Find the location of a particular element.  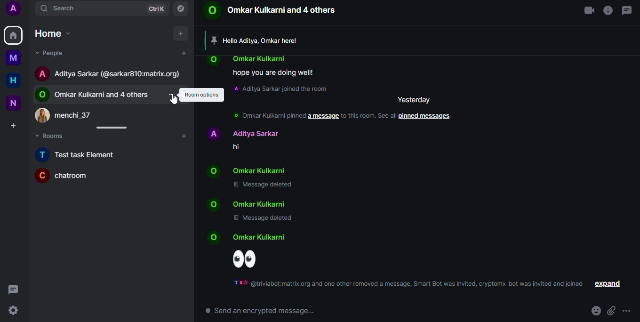

Rooms is located at coordinates (54, 136).